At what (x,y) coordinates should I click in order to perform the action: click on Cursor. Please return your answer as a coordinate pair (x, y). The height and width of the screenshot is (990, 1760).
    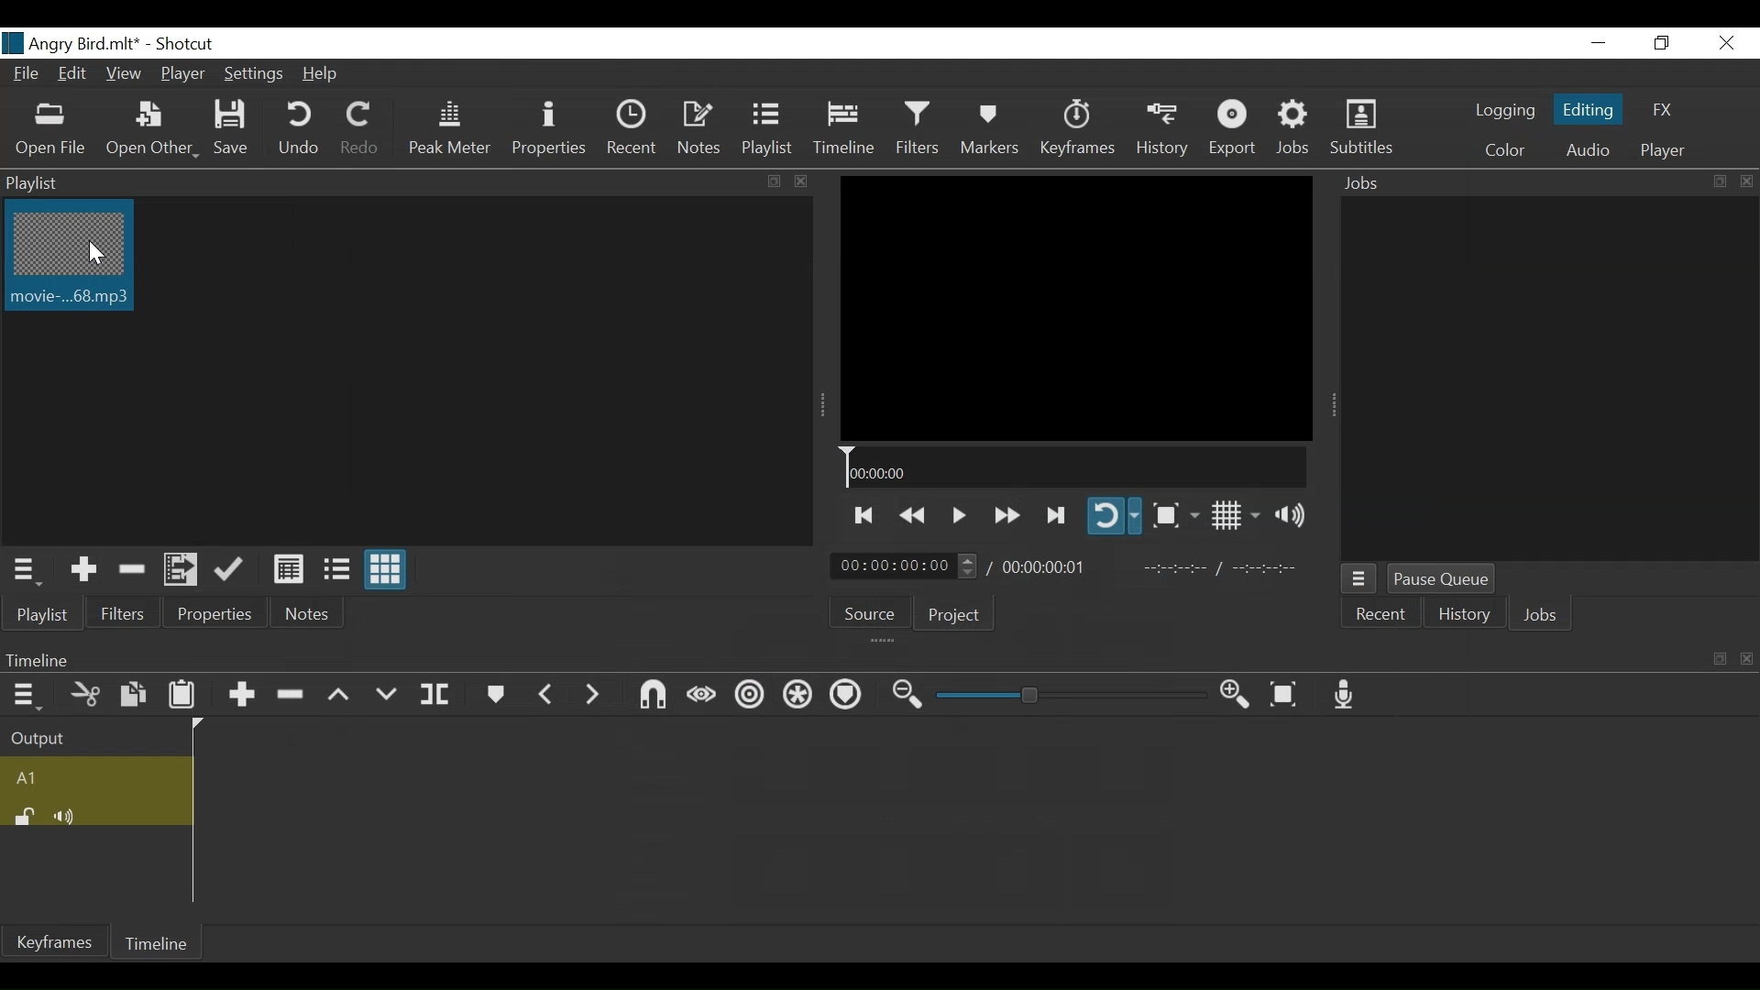
    Looking at the image, I should click on (93, 254).